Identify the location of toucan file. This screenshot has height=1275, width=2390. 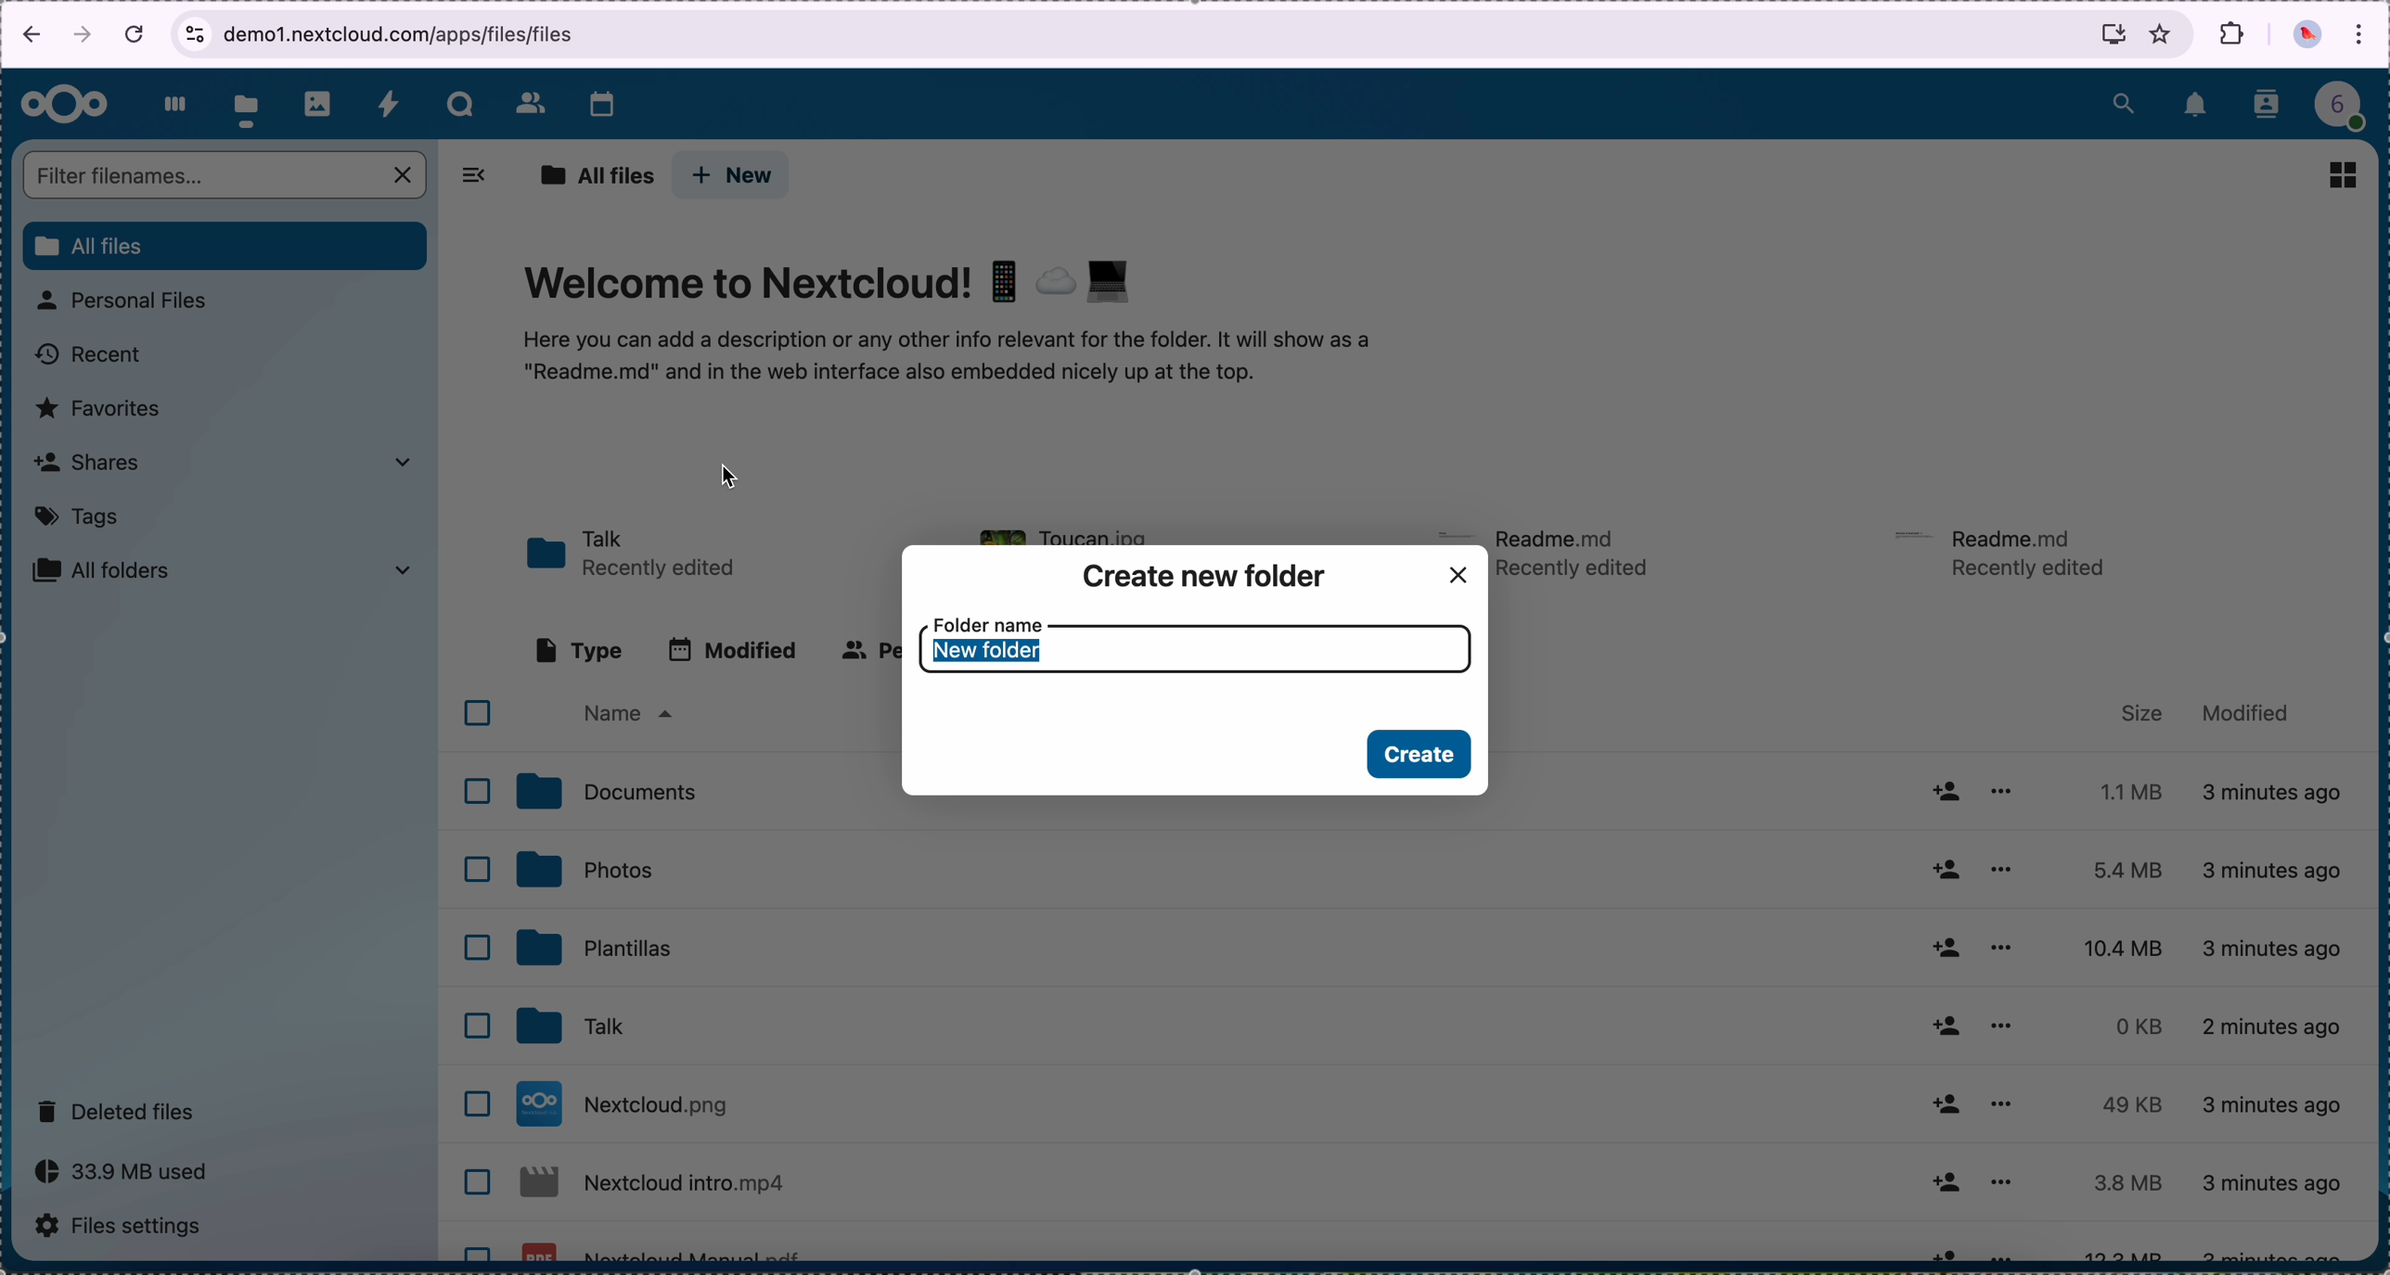
(1080, 530).